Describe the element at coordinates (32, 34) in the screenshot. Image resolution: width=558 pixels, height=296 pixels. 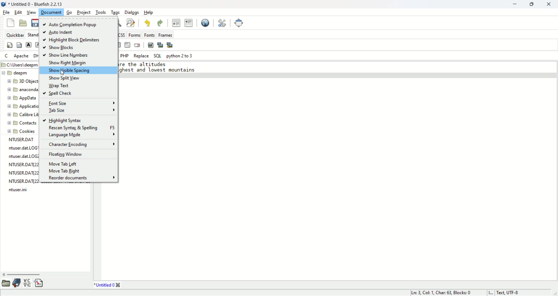
I see `standard` at that location.